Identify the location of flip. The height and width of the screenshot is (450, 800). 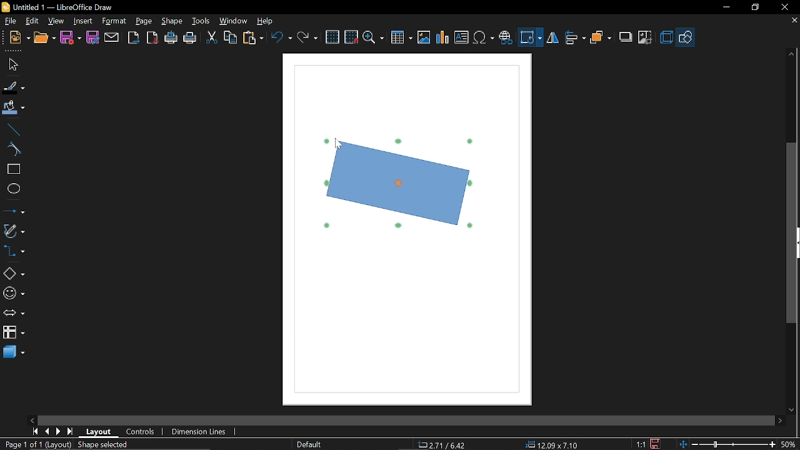
(552, 39).